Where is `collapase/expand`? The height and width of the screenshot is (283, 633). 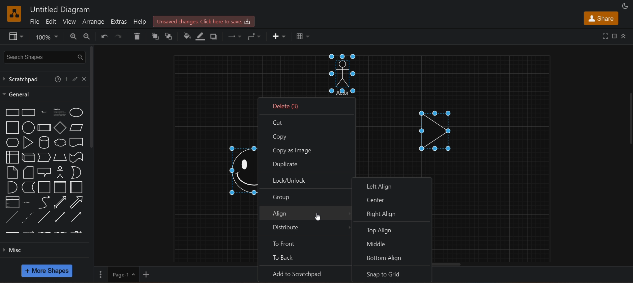
collapase/expand is located at coordinates (624, 37).